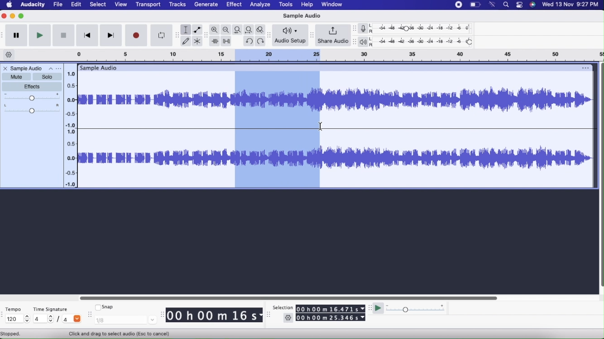 The image size is (604, 339). Describe the element at coordinates (532, 5) in the screenshot. I see `app icon` at that location.